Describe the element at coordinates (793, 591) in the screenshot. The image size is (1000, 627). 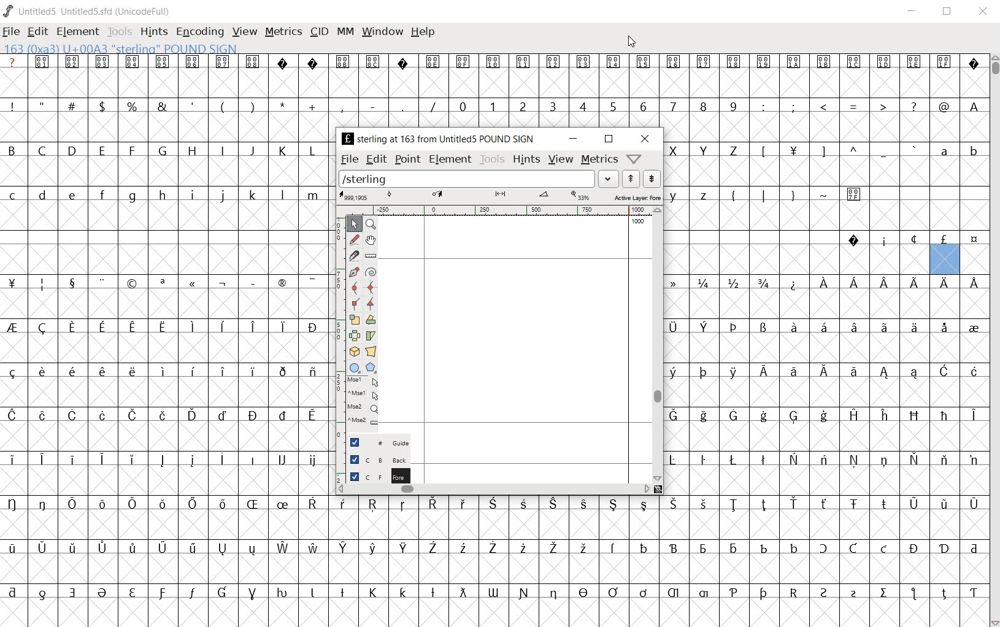
I see `Symbol` at that location.